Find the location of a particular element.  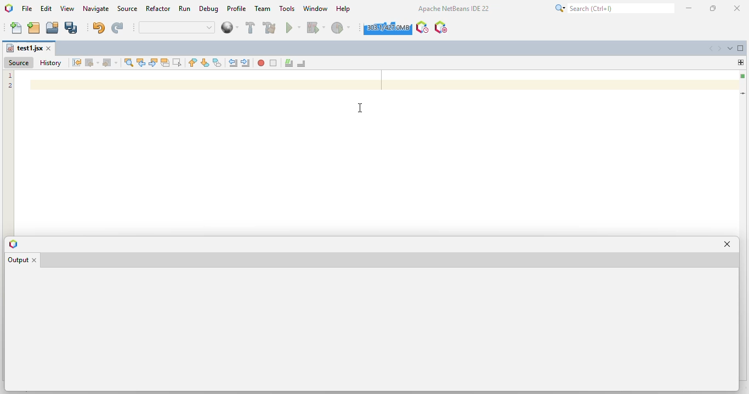

build project is located at coordinates (251, 27).